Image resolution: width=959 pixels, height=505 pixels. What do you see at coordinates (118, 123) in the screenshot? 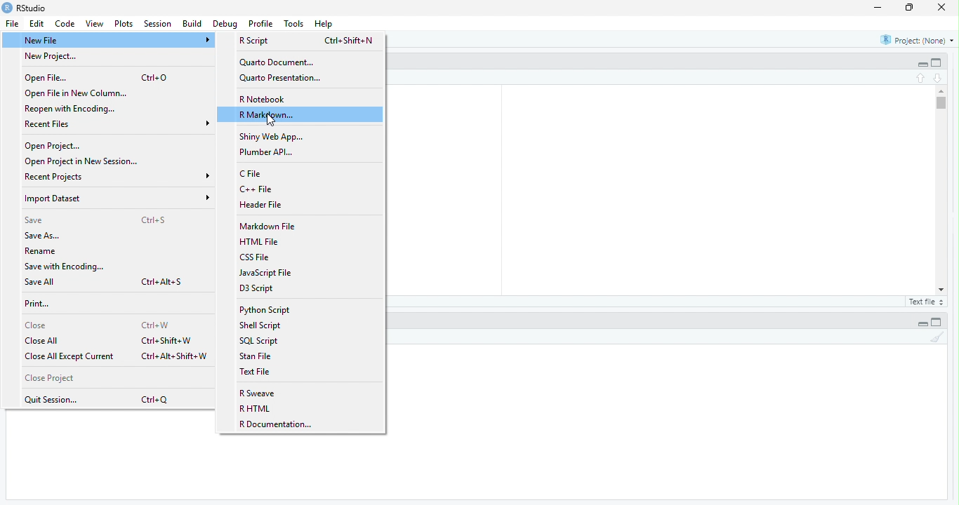
I see `Recent Files` at bounding box center [118, 123].